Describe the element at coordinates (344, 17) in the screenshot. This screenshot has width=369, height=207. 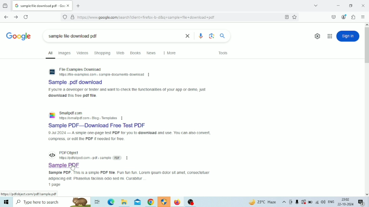
I see `Account` at that location.